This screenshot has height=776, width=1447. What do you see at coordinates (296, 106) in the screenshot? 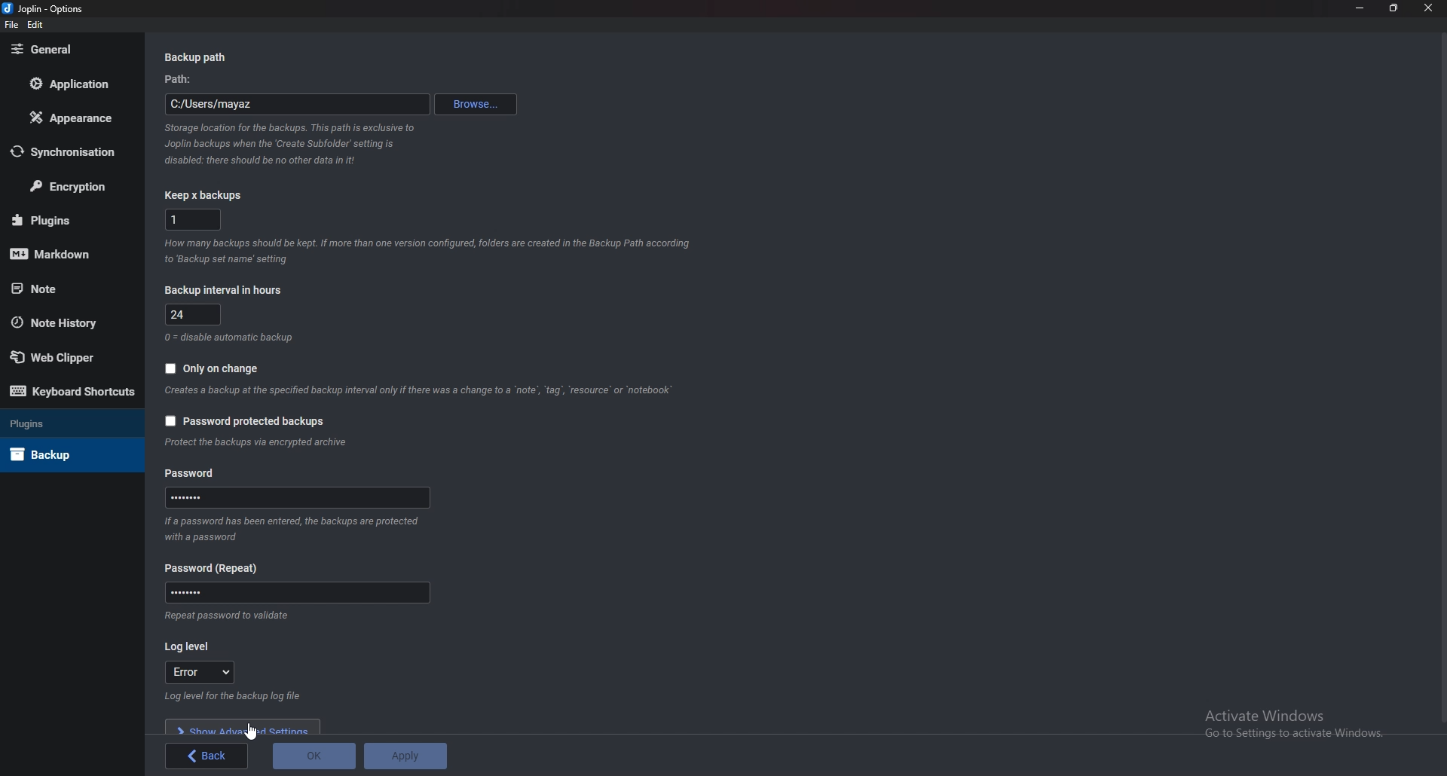
I see `path` at bounding box center [296, 106].